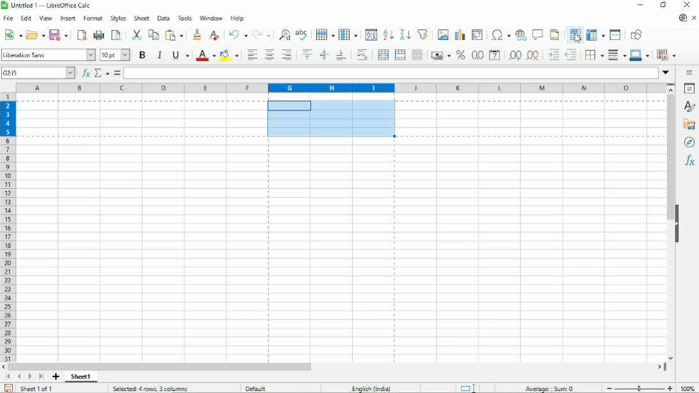 This screenshot has width=699, height=393. Describe the element at coordinates (383, 56) in the screenshot. I see `Merge and center` at that location.